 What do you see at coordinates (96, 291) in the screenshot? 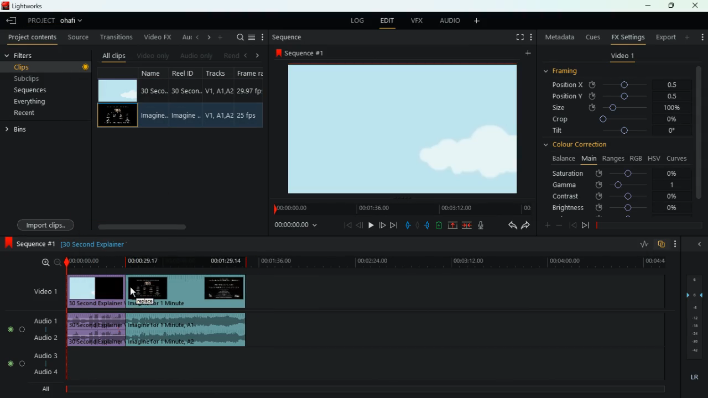
I see `video` at bounding box center [96, 291].